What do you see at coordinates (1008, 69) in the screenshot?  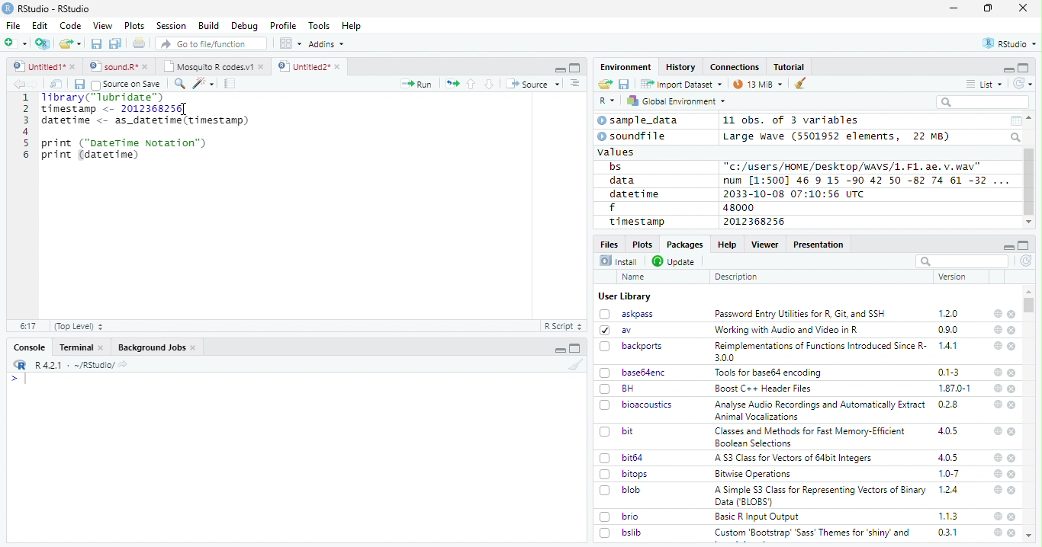 I see `minimize` at bounding box center [1008, 69].